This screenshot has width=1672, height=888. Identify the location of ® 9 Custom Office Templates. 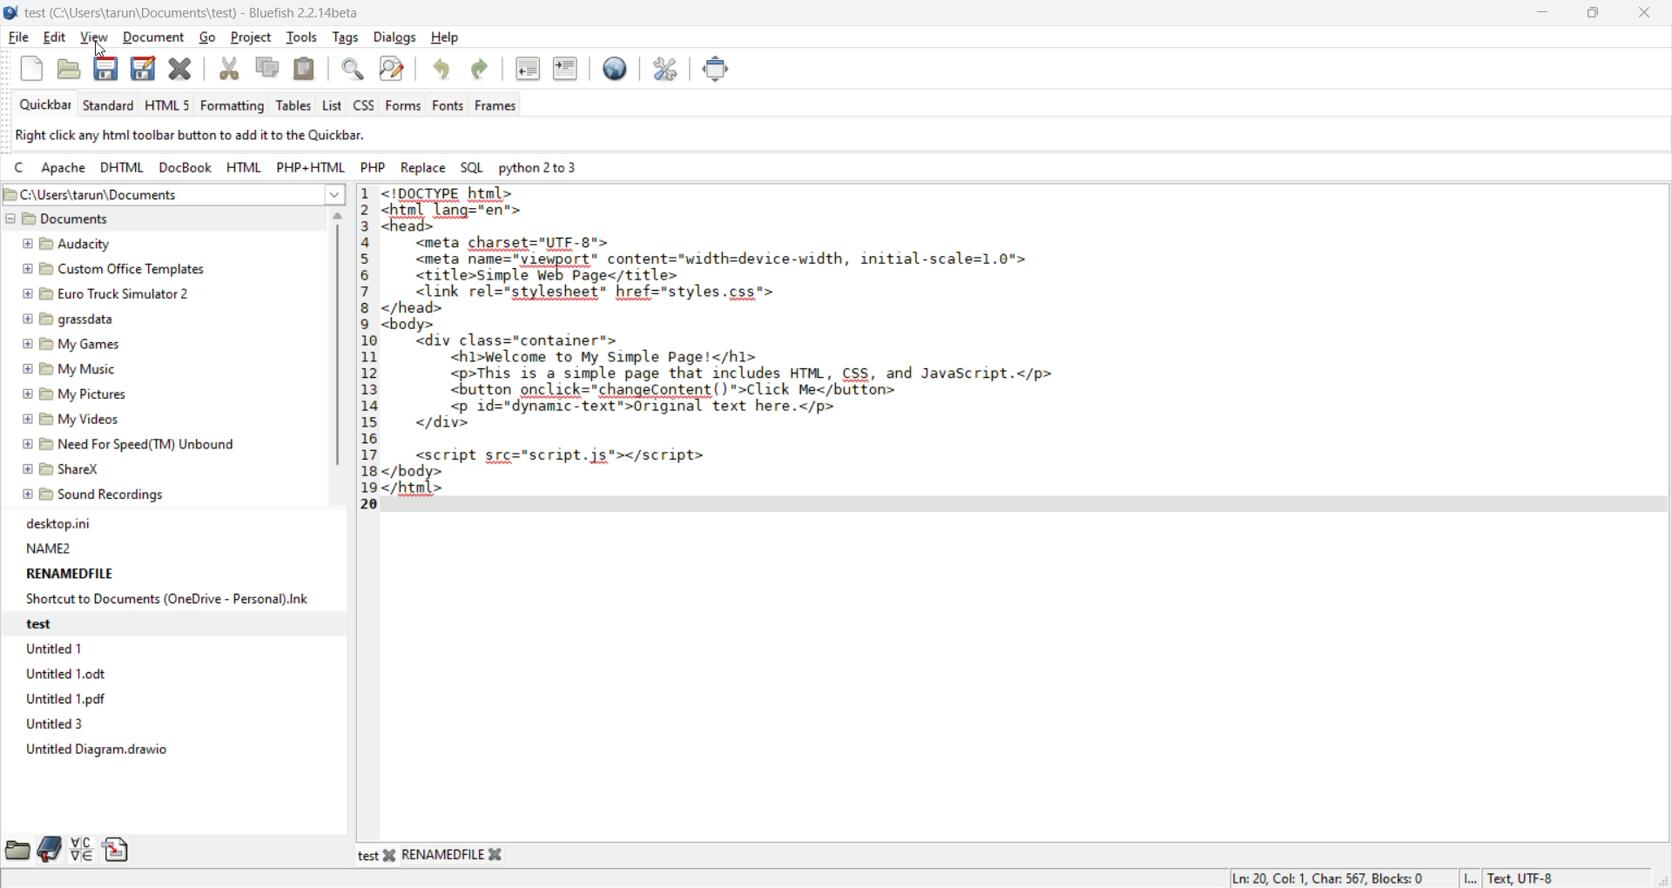
(114, 270).